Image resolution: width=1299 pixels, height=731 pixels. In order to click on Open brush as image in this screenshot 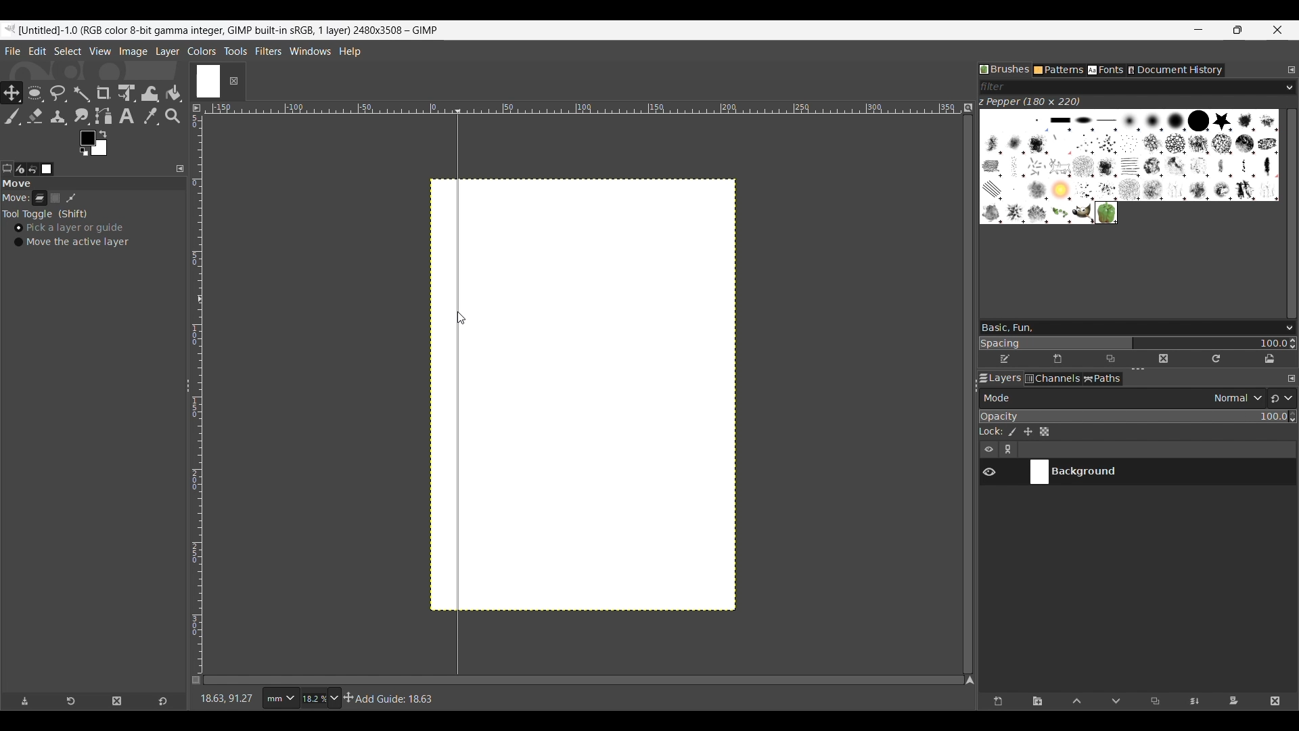, I will do `click(1270, 359)`.